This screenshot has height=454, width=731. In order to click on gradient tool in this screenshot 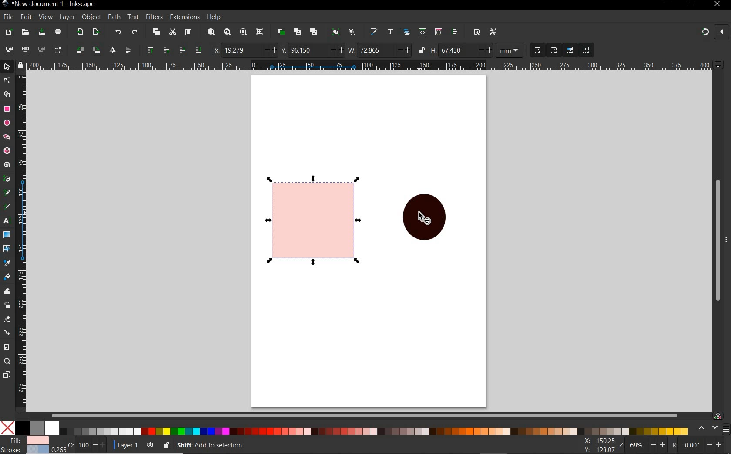, I will do `click(7, 234)`.